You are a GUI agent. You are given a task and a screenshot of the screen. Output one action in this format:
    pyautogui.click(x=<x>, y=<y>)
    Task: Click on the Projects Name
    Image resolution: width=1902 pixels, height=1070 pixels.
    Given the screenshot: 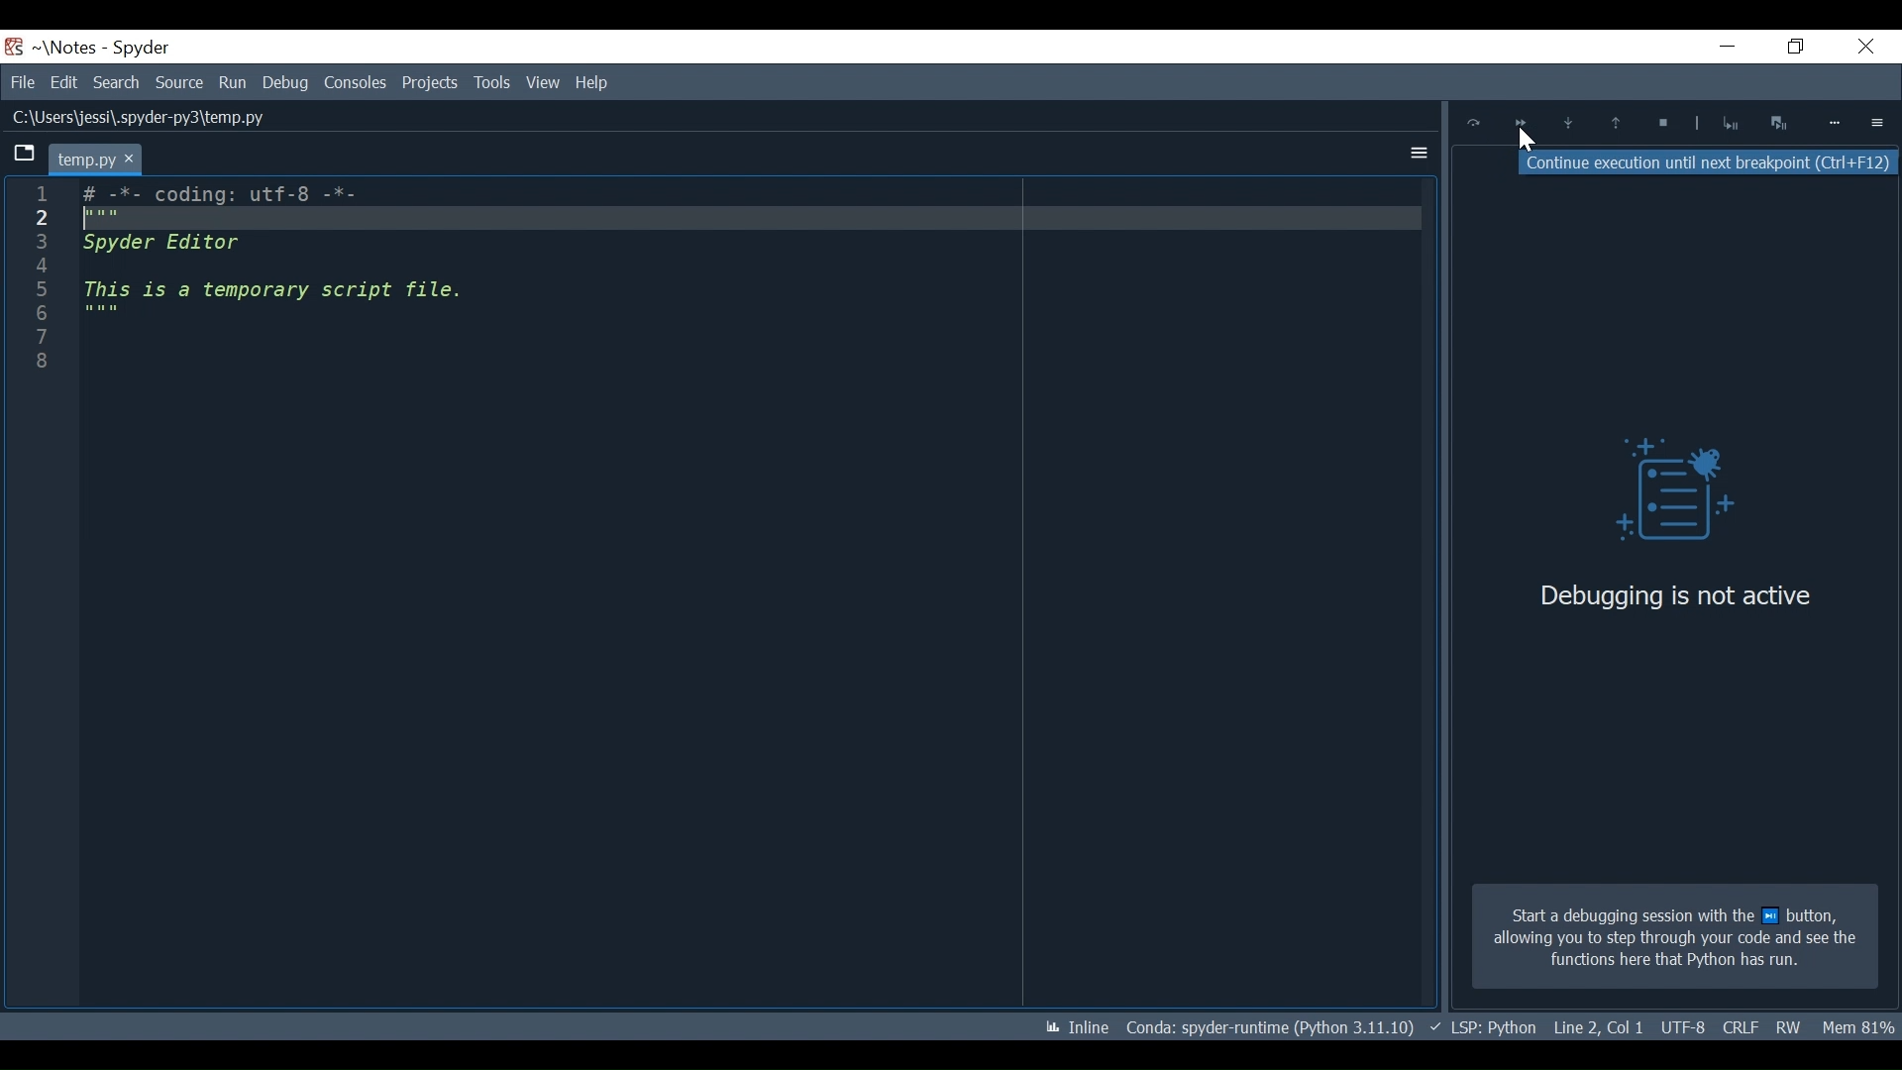 What is the action you would take?
    pyautogui.click(x=72, y=48)
    